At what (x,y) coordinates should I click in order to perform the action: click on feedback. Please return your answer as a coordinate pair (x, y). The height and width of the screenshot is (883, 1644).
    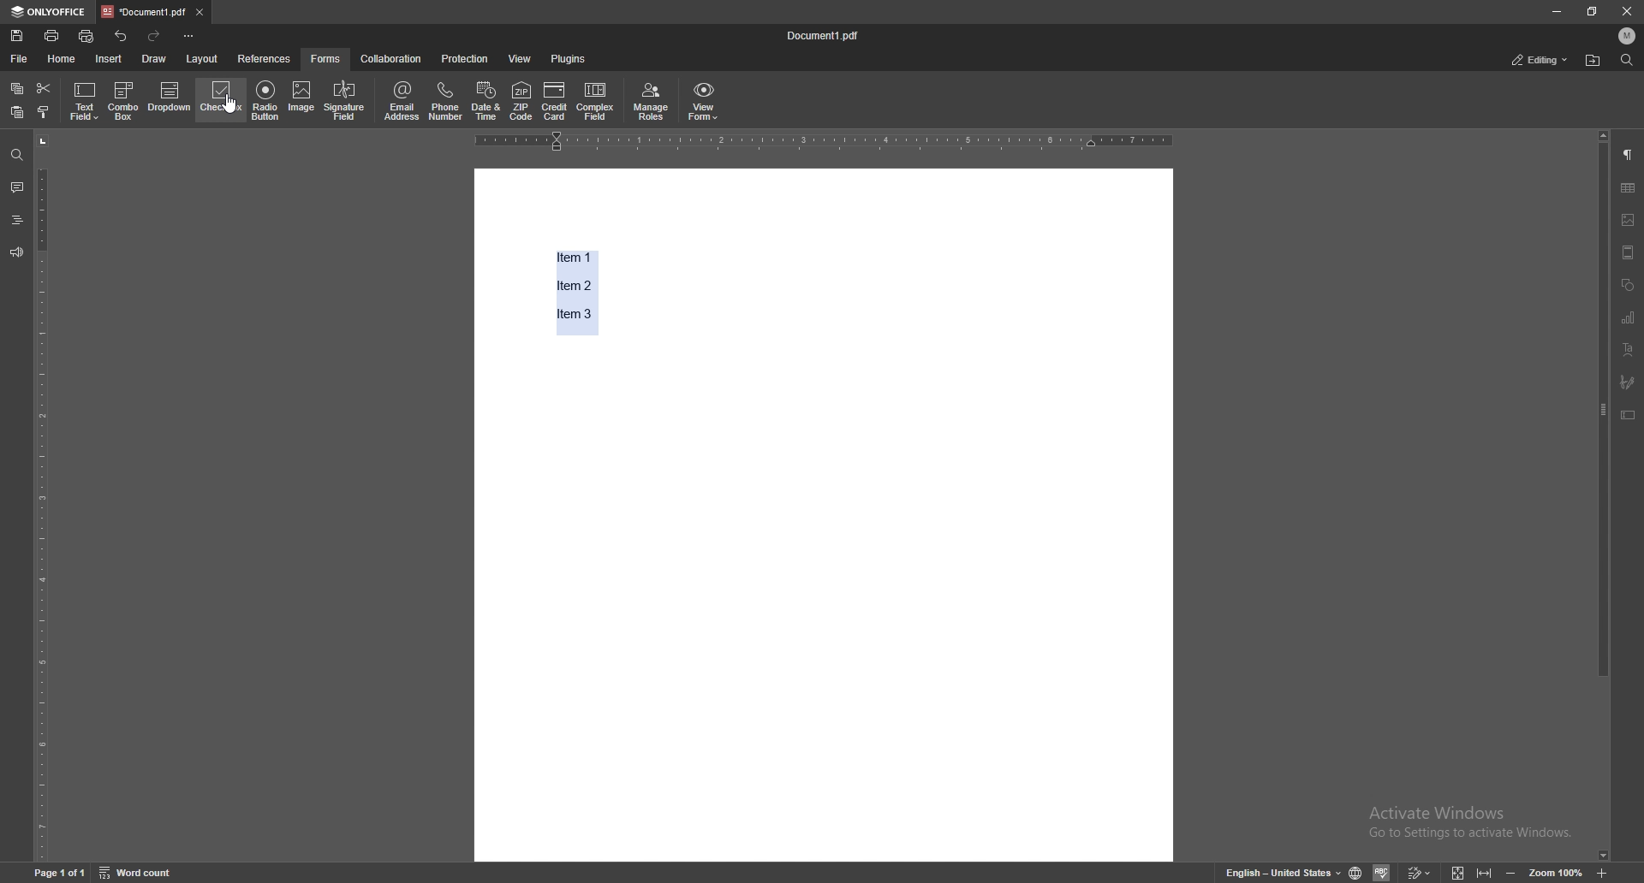
    Looking at the image, I should click on (17, 253).